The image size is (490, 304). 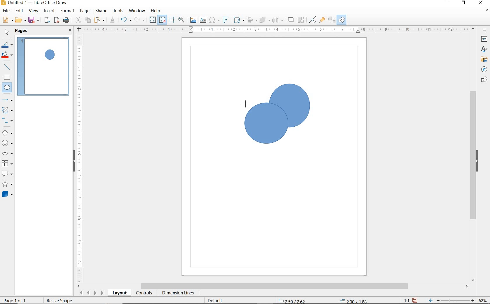 I want to click on SAVE, so click(x=34, y=20).